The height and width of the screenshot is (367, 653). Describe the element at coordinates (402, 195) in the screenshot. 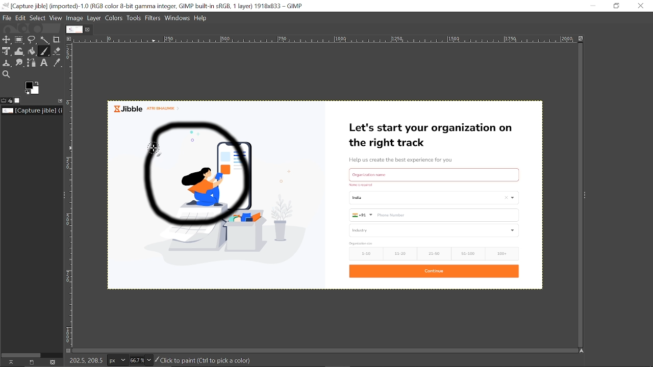

I see `Currently opened omage` at that location.